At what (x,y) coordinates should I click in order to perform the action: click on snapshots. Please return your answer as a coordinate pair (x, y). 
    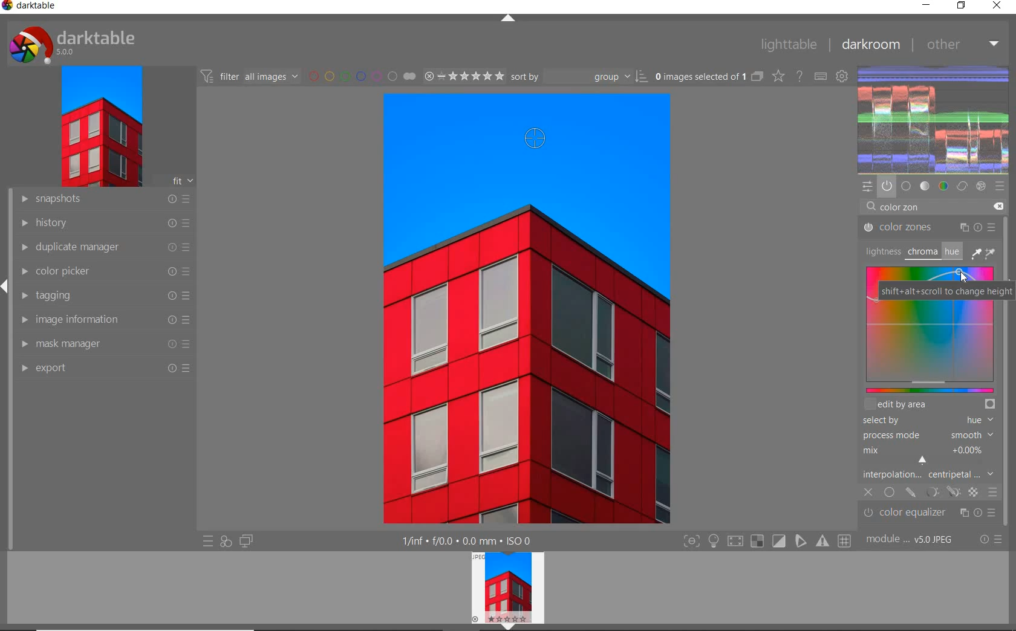
    Looking at the image, I should click on (103, 201).